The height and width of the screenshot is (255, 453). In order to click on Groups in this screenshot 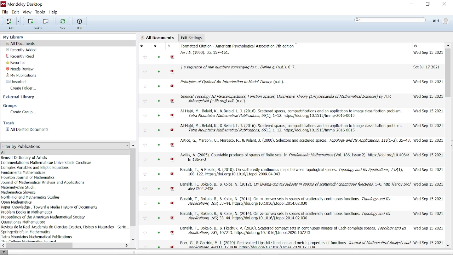, I will do `click(12, 106)`.